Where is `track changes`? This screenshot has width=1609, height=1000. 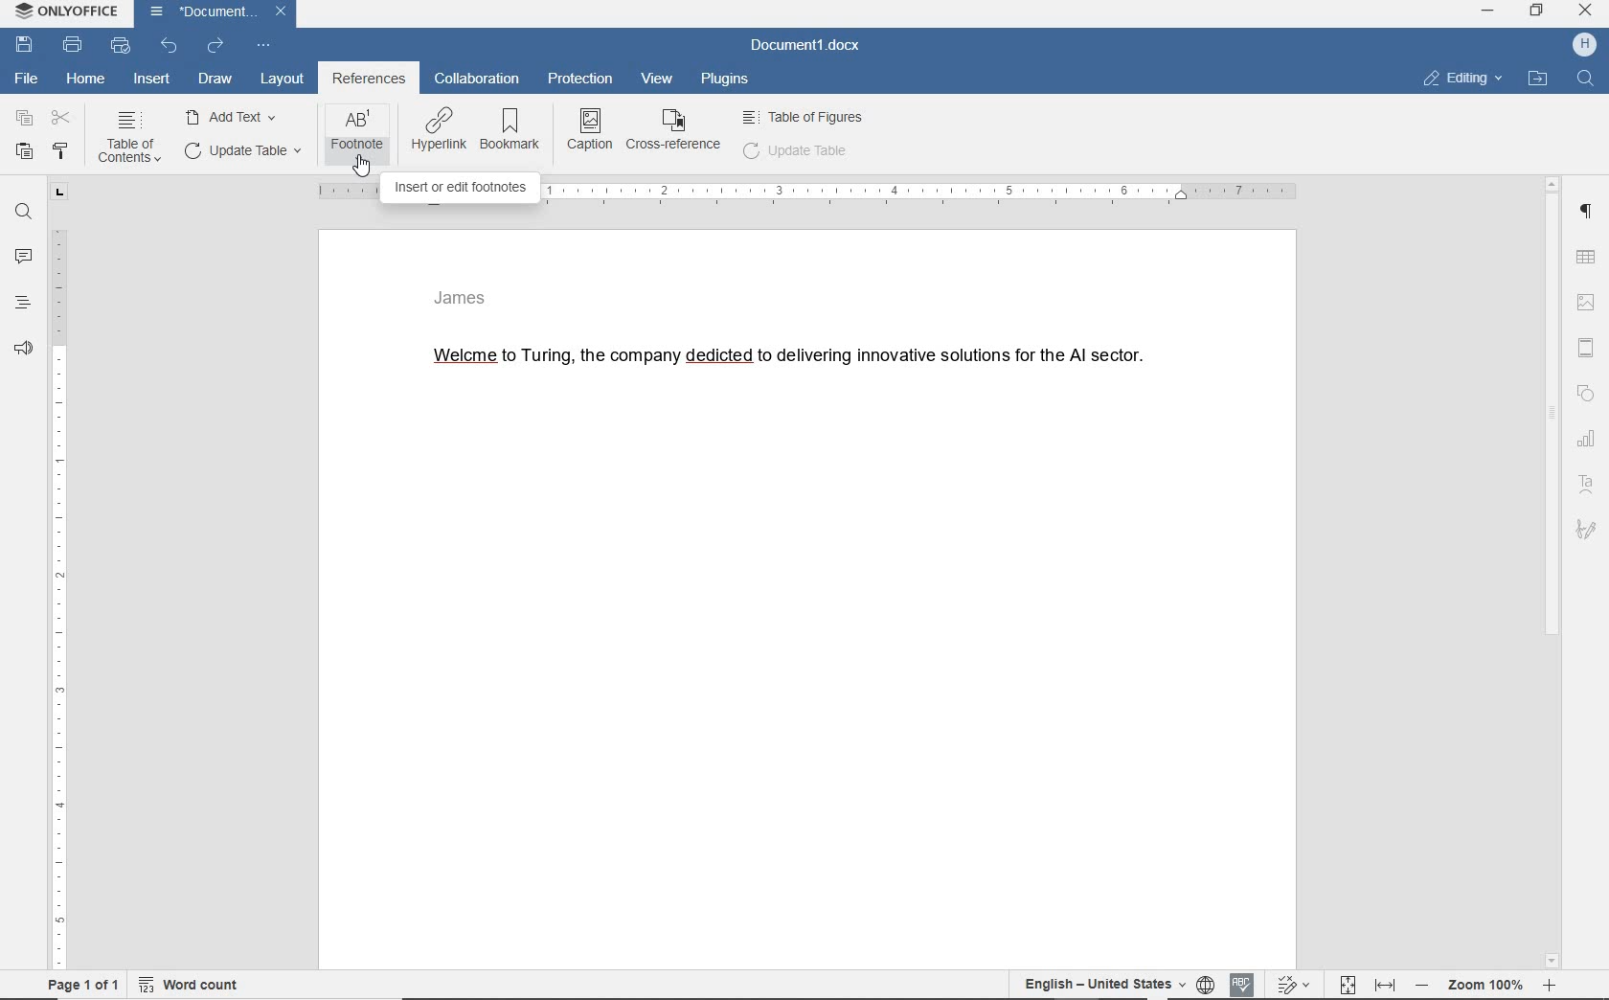 track changes is located at coordinates (1294, 984).